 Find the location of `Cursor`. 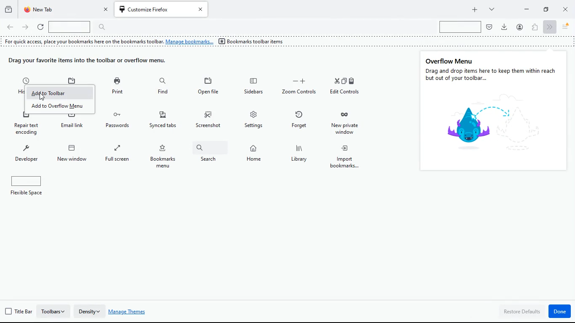

Cursor is located at coordinates (43, 97).